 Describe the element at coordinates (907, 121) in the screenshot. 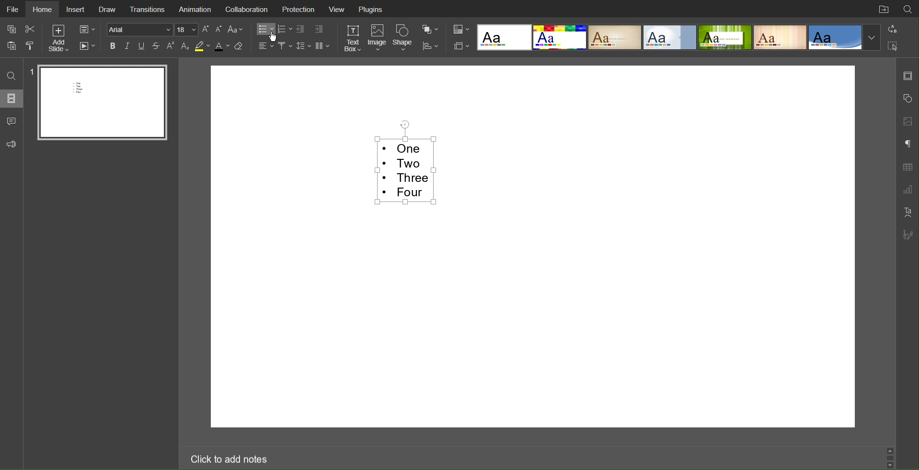

I see `Image Settings` at that location.